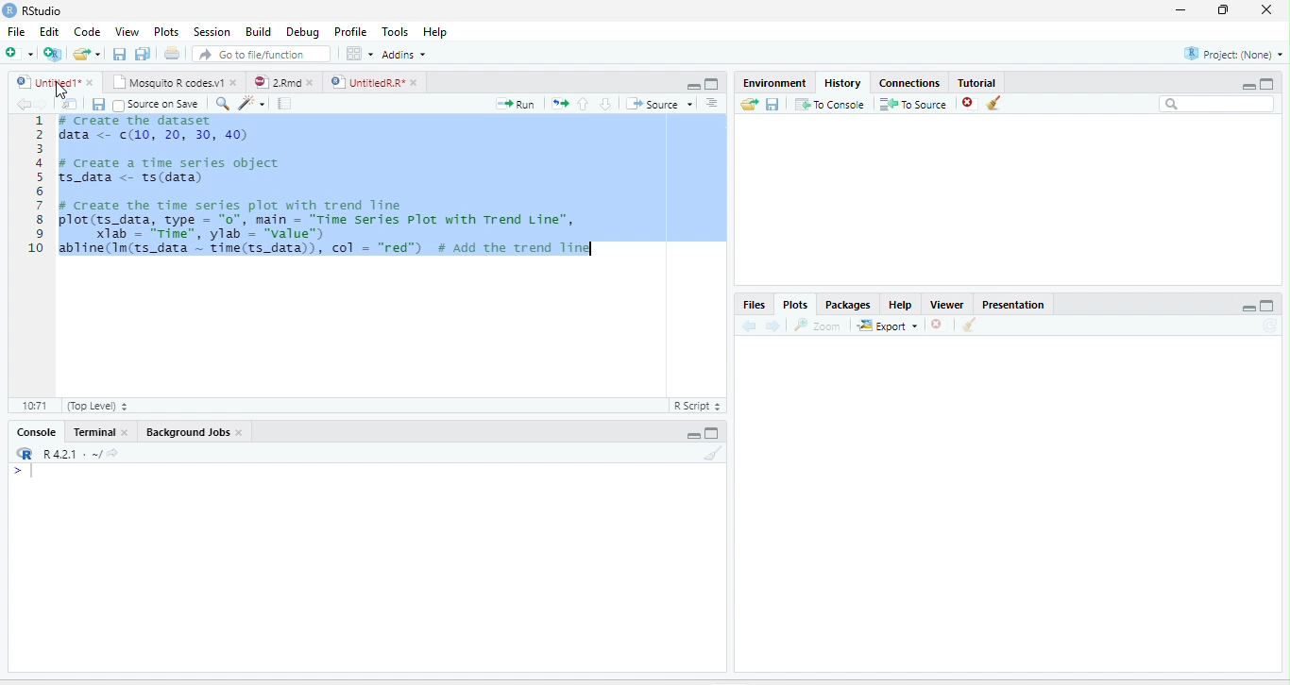  I want to click on Save current document, so click(98, 105).